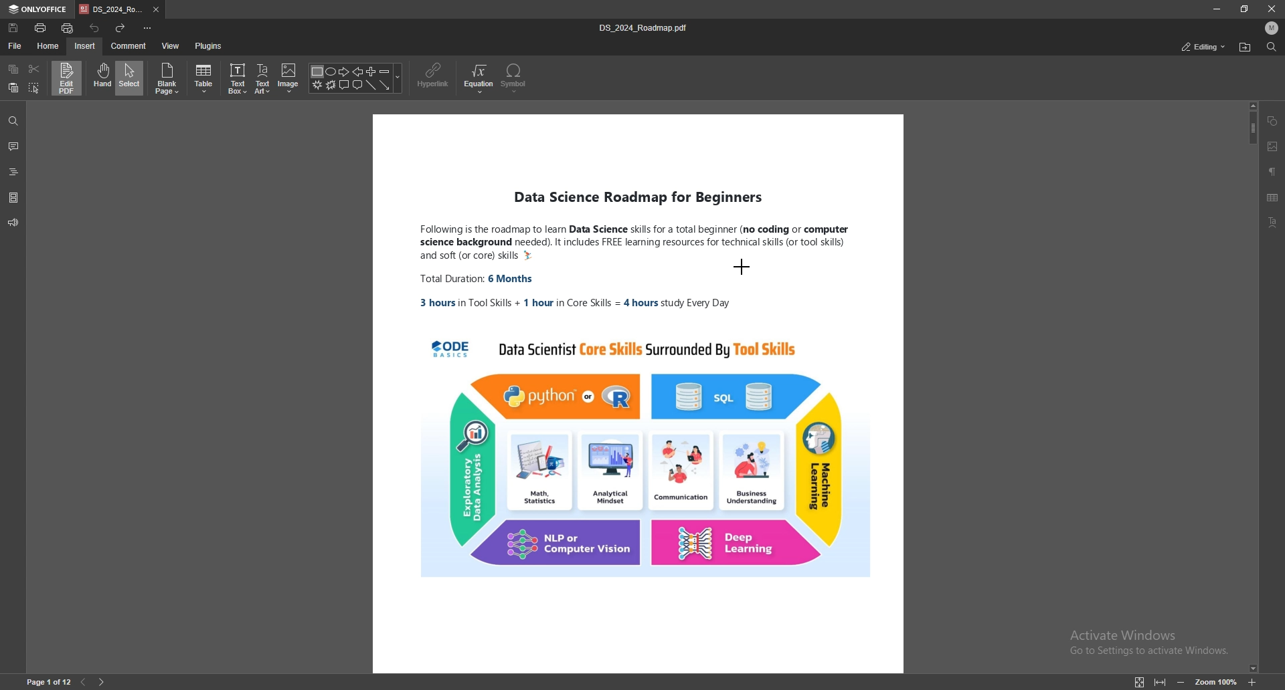 The width and height of the screenshot is (1285, 690). I want to click on comment, so click(14, 146).